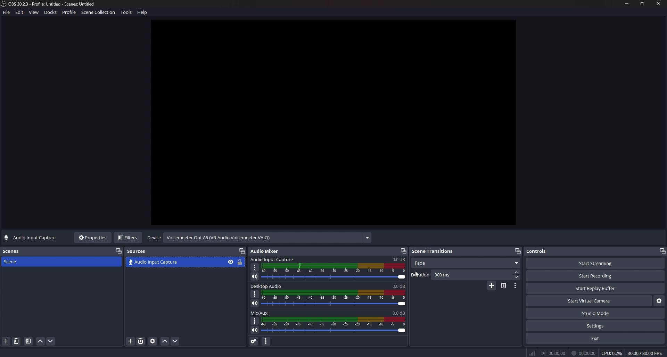  I want to click on 0 CPU: 0.69, so click(611, 352).